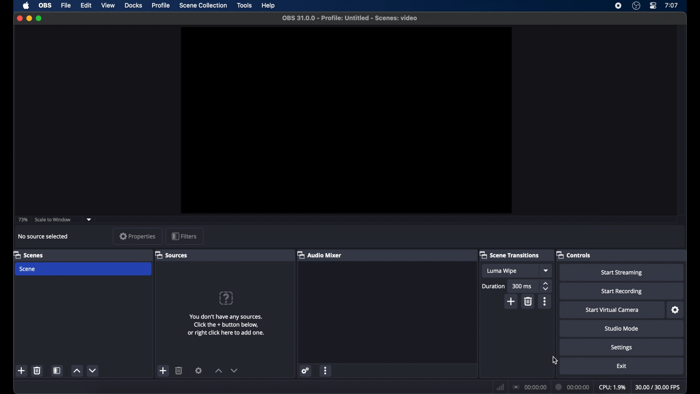  Describe the element at coordinates (57, 371) in the screenshot. I see `scene filters` at that location.